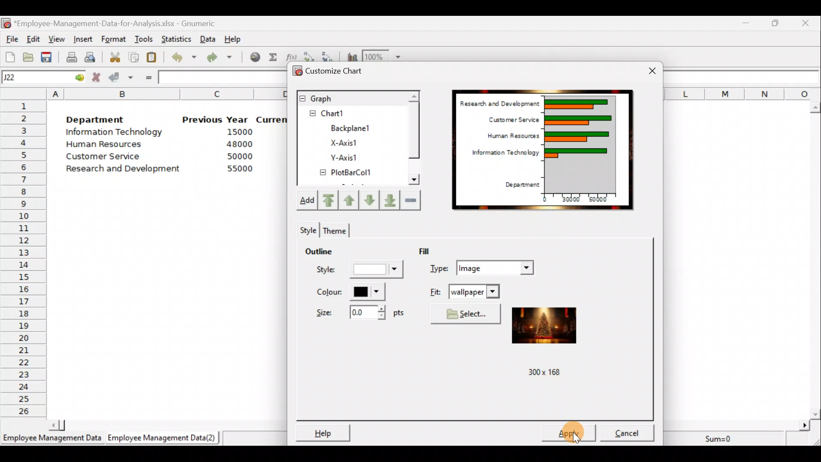 The width and height of the screenshot is (821, 462). Describe the element at coordinates (51, 439) in the screenshot. I see `Employee Management Data` at that location.